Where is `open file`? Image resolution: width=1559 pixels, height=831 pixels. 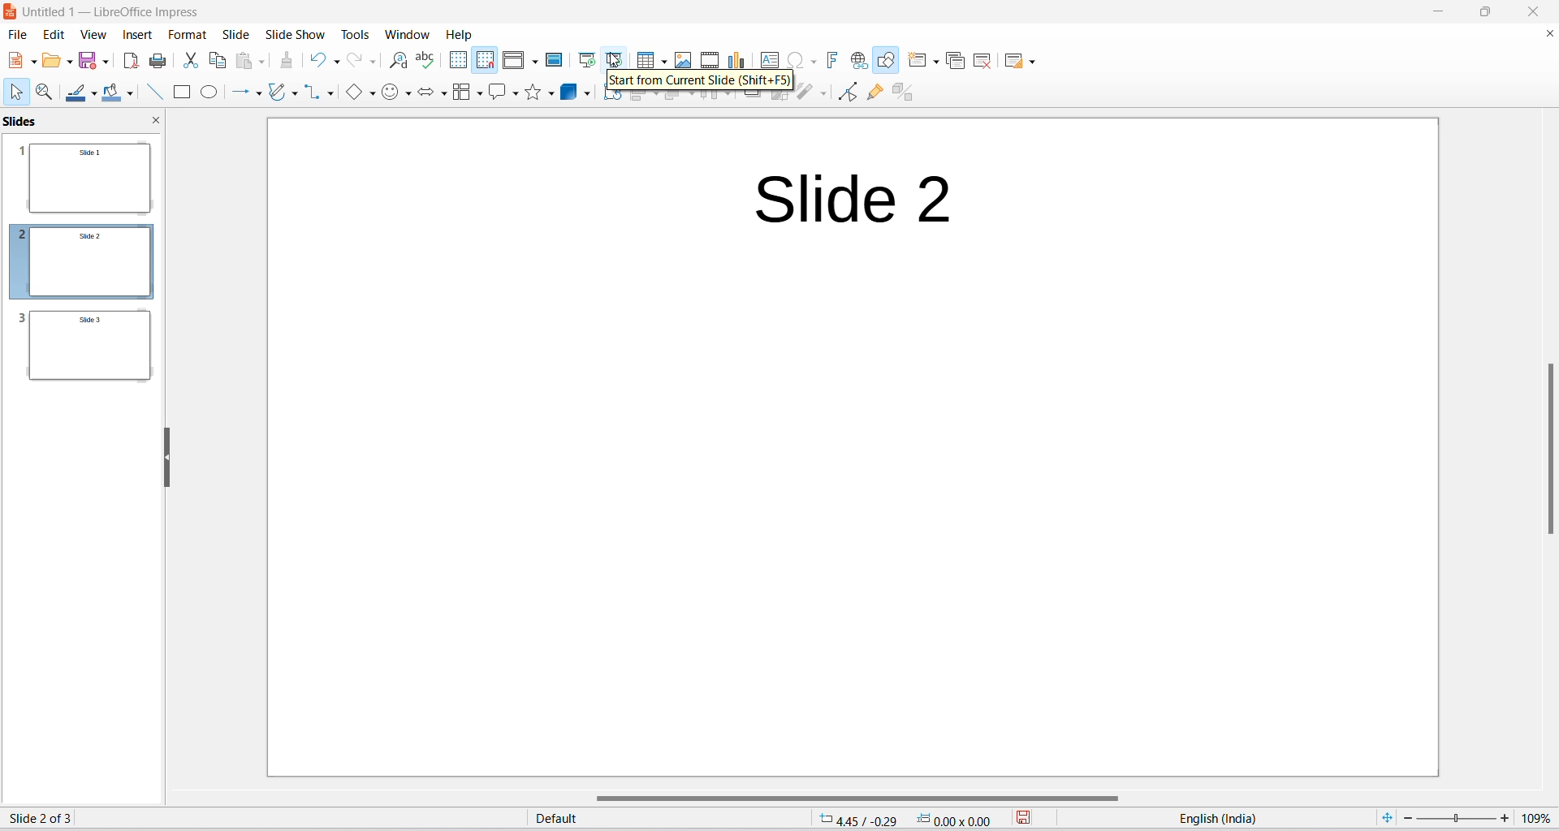
open file is located at coordinates (50, 63).